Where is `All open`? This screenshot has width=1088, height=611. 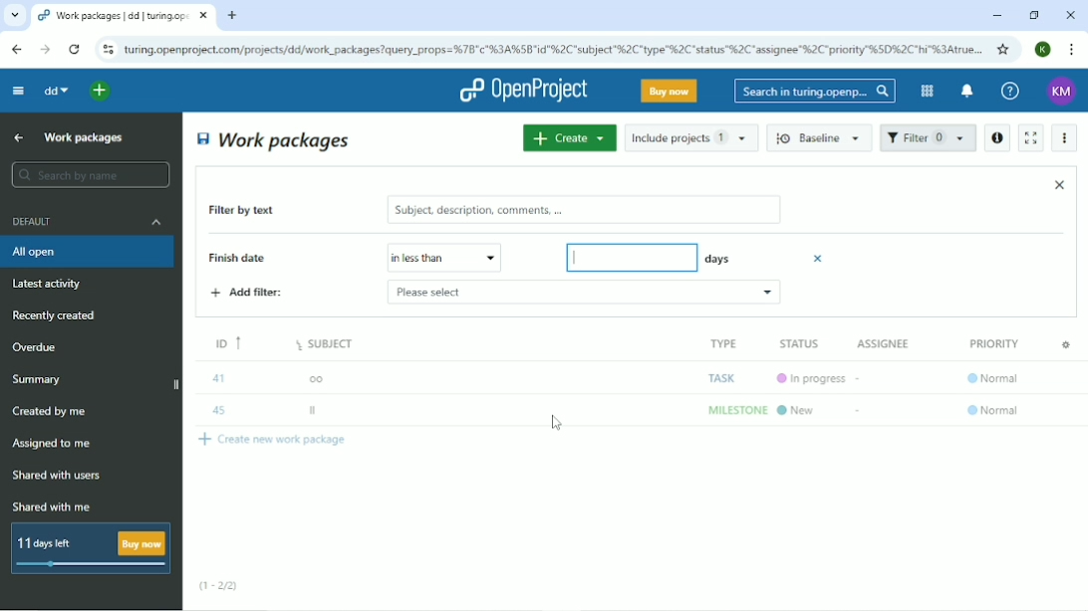
All open is located at coordinates (90, 252).